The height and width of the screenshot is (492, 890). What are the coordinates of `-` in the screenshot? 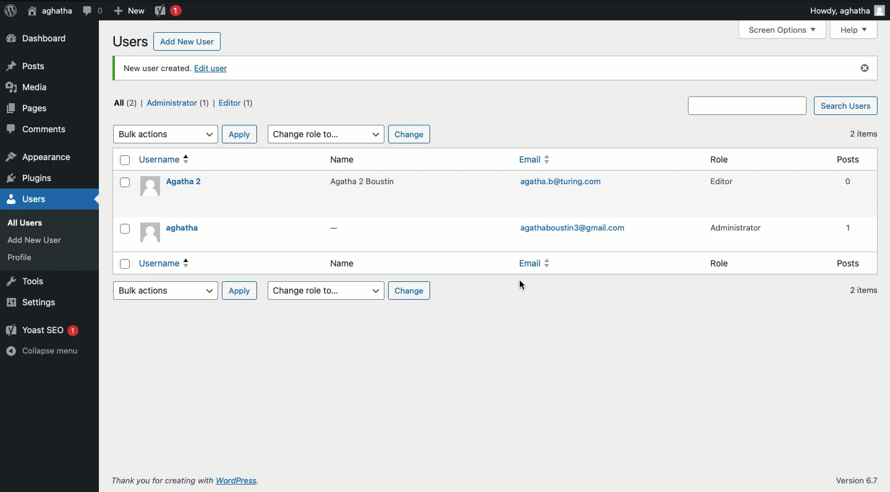 It's located at (334, 232).